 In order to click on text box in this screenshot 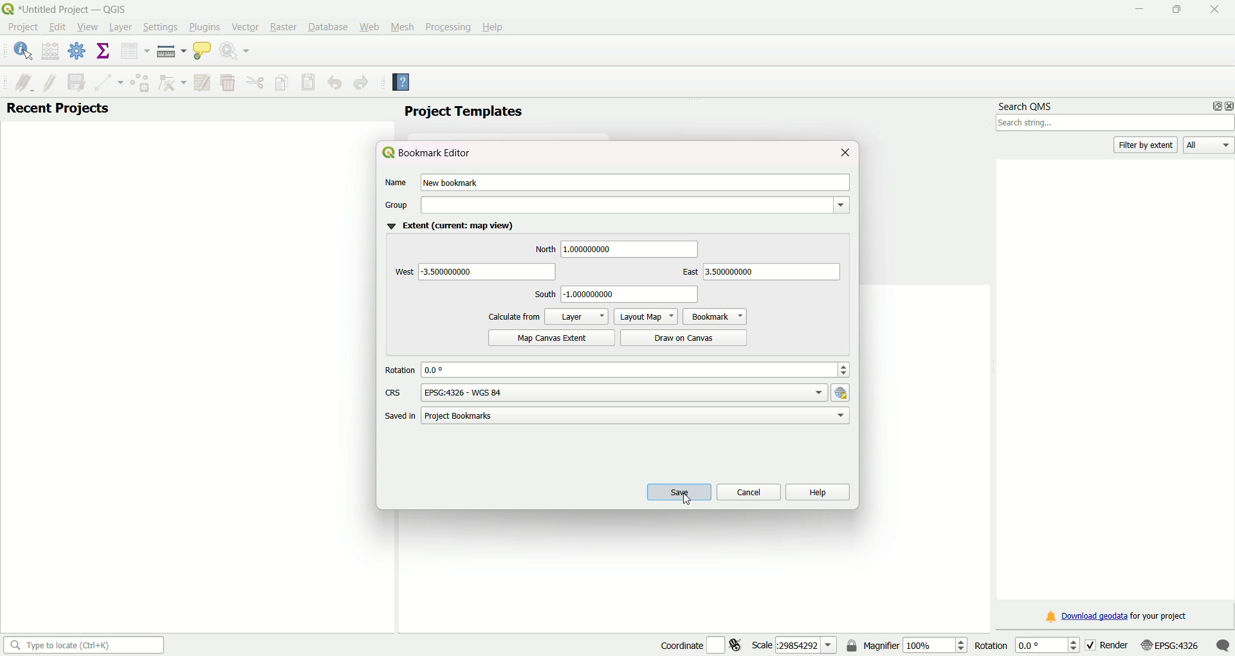, I will do `click(637, 369)`.